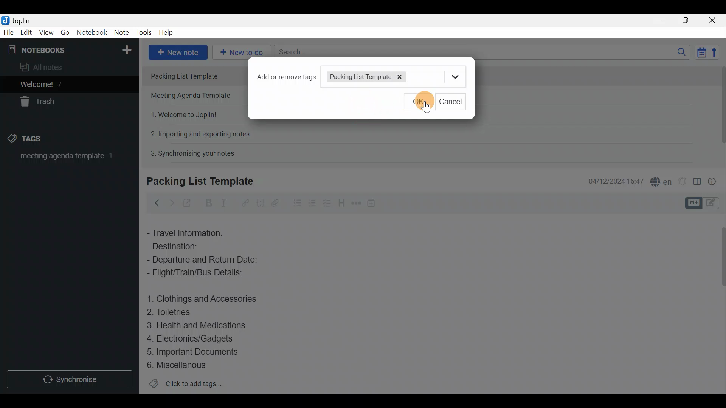 The height and width of the screenshot is (408, 726). I want to click on Travel Information:, so click(191, 232).